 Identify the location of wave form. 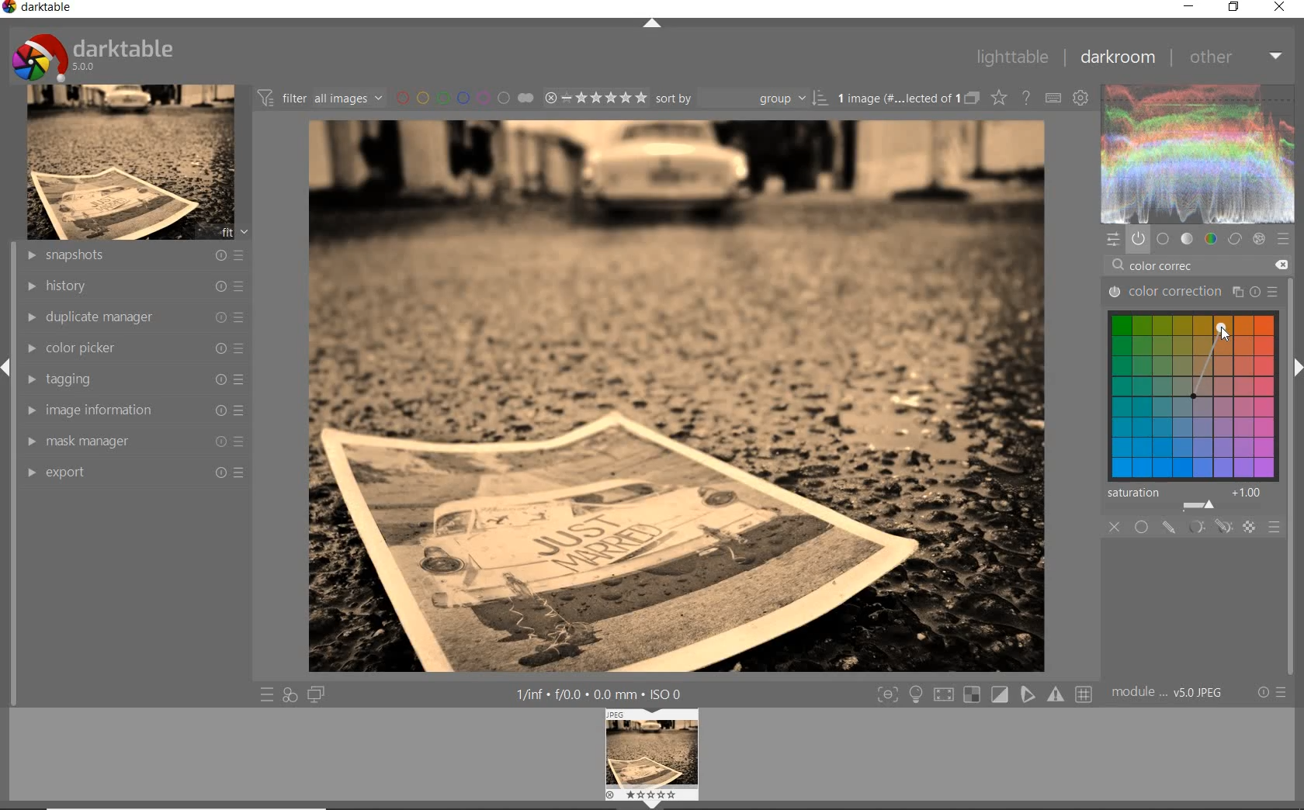
(1198, 156).